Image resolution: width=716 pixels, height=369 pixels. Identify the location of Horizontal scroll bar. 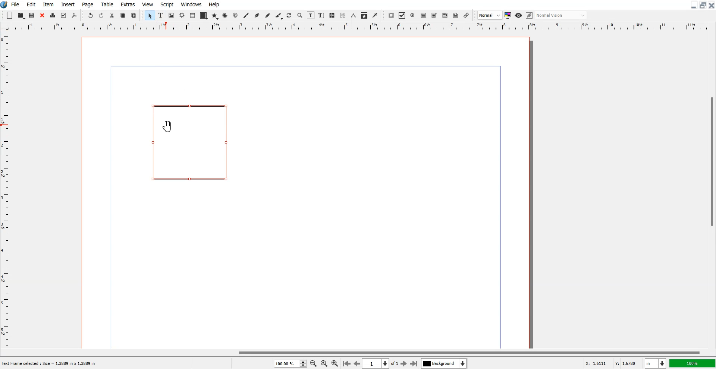
(358, 352).